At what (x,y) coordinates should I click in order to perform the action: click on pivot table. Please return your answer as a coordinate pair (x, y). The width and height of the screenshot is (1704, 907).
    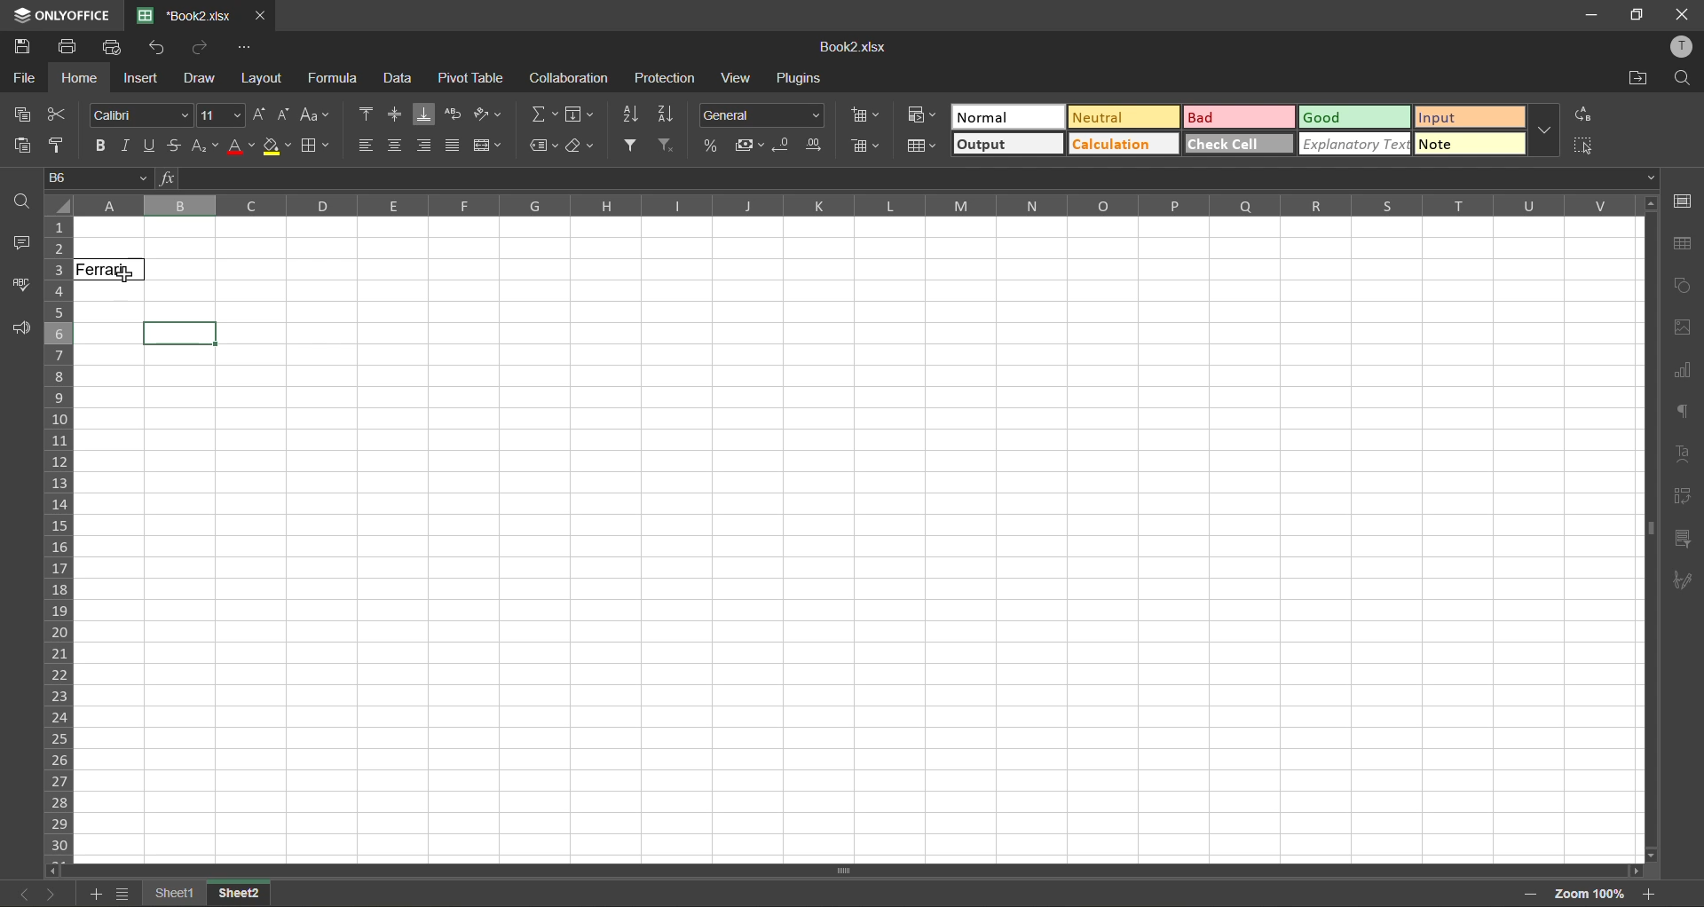
    Looking at the image, I should click on (1682, 496).